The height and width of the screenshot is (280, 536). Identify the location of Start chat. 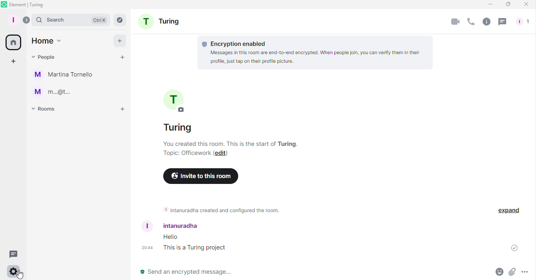
(123, 57).